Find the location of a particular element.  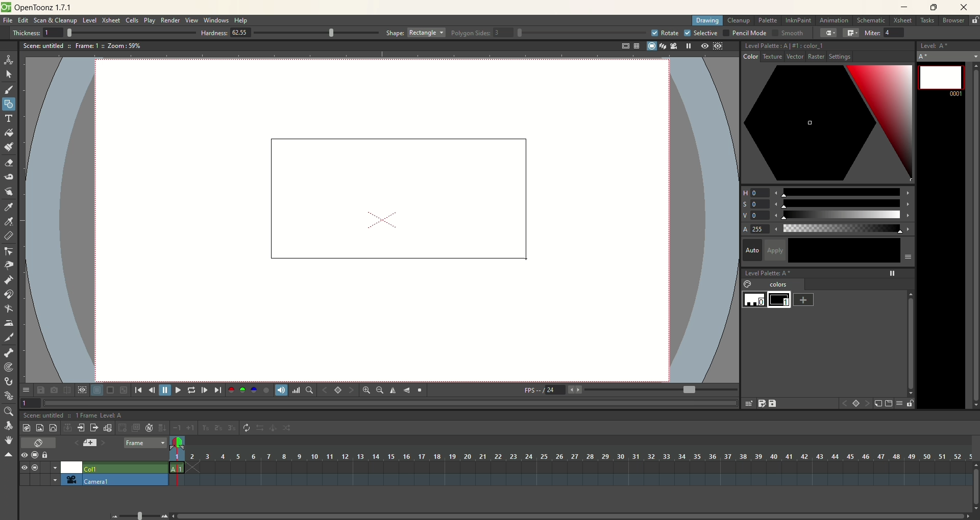

logo is located at coordinates (6, 7).